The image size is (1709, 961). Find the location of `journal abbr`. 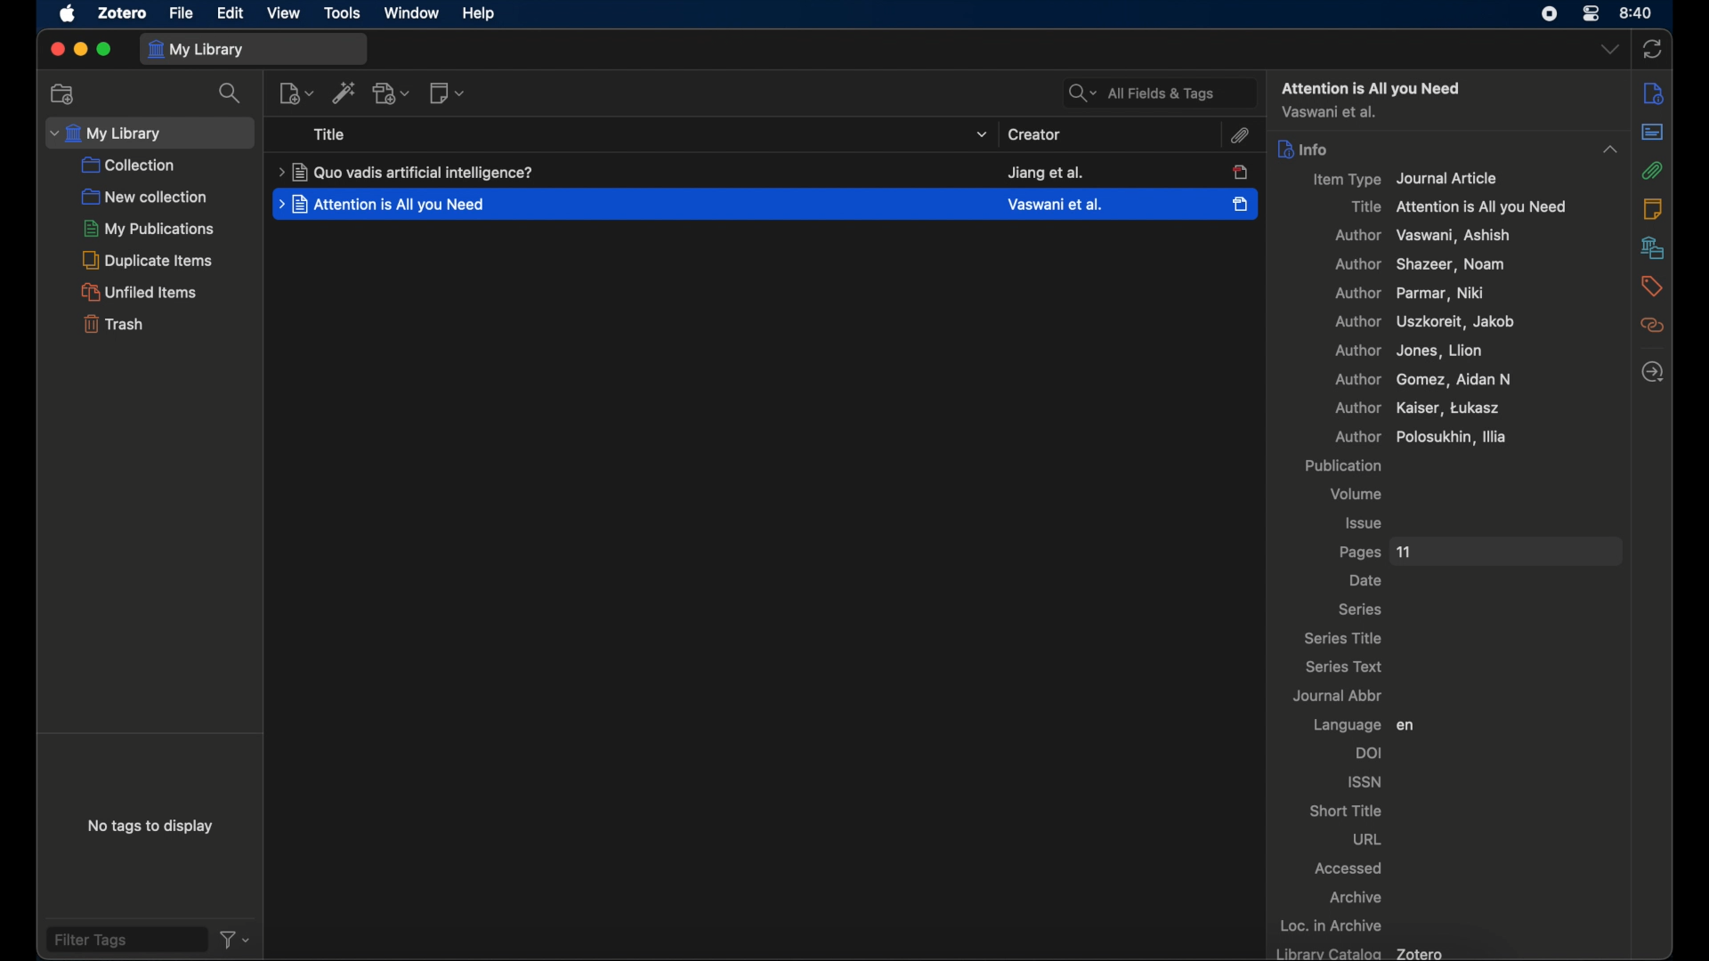

journal abbr is located at coordinates (1340, 694).